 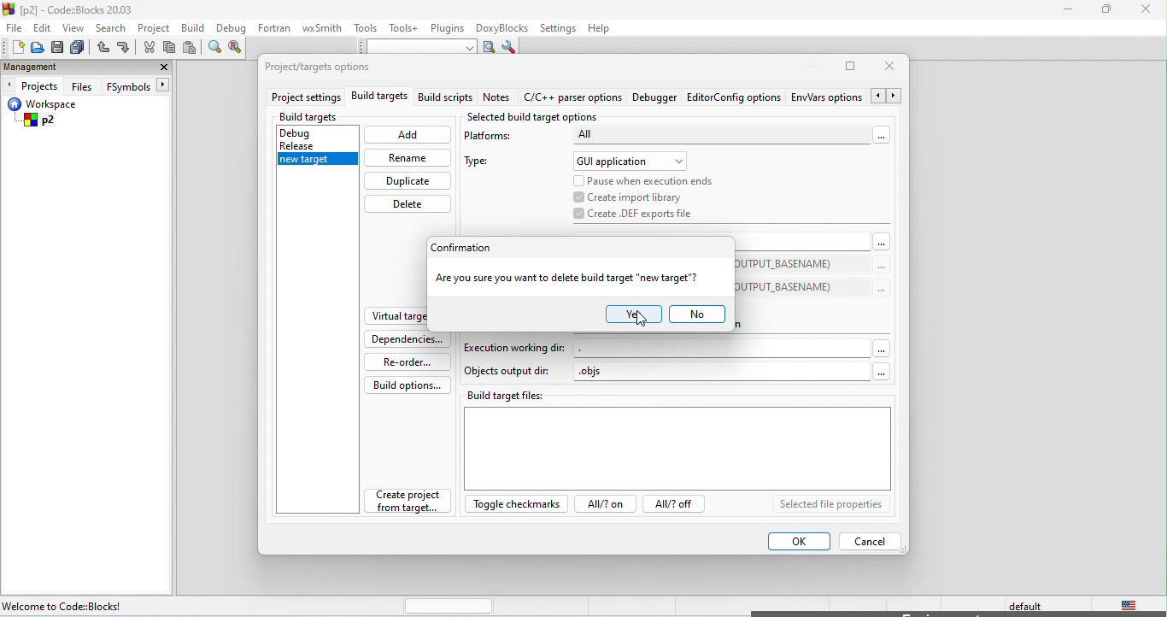 I want to click on edit, so click(x=44, y=29).